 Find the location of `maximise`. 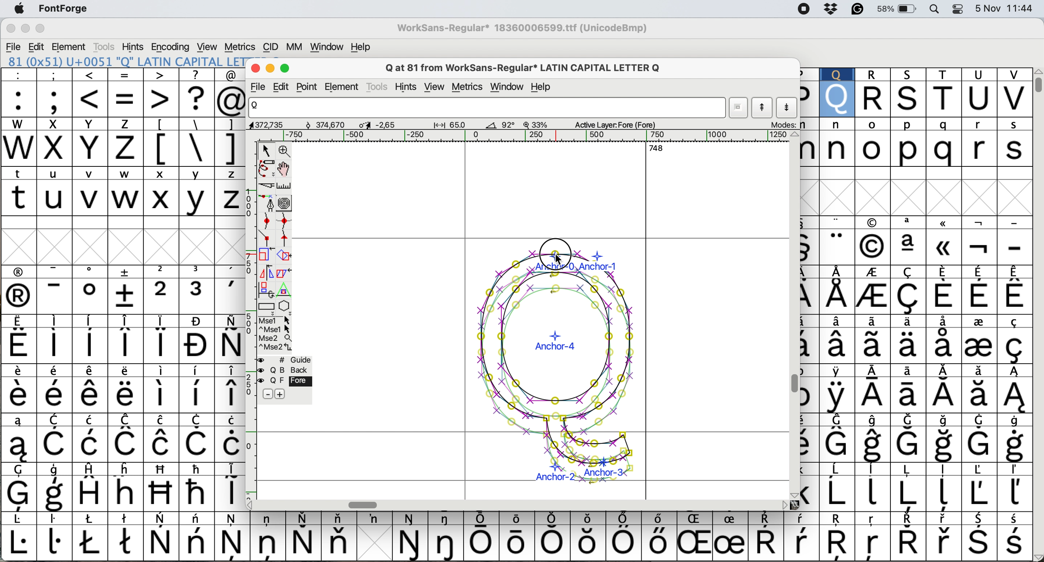

maximise is located at coordinates (41, 28).